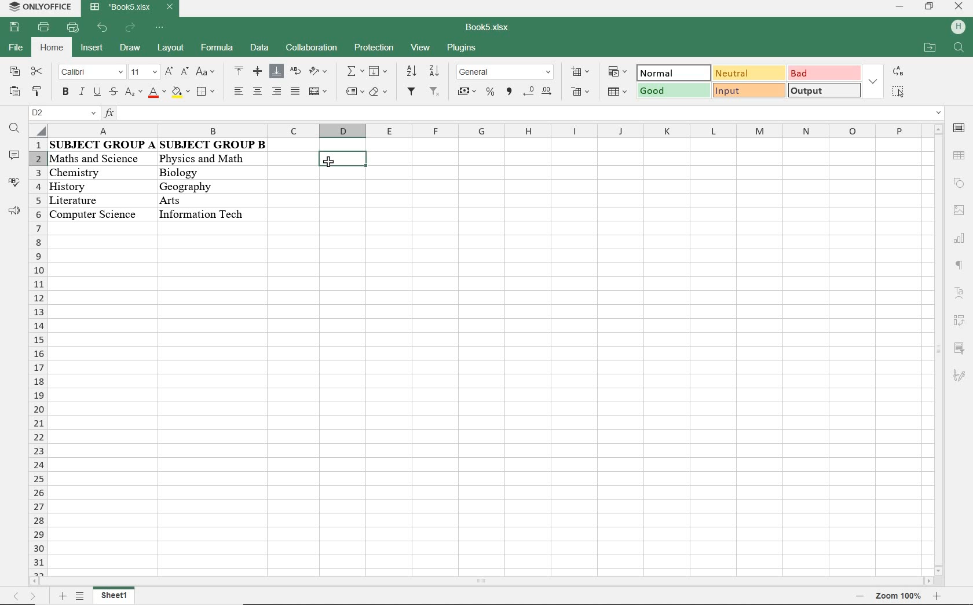 Image resolution: width=973 pixels, height=605 pixels. What do you see at coordinates (81, 93) in the screenshot?
I see `italic` at bounding box center [81, 93].